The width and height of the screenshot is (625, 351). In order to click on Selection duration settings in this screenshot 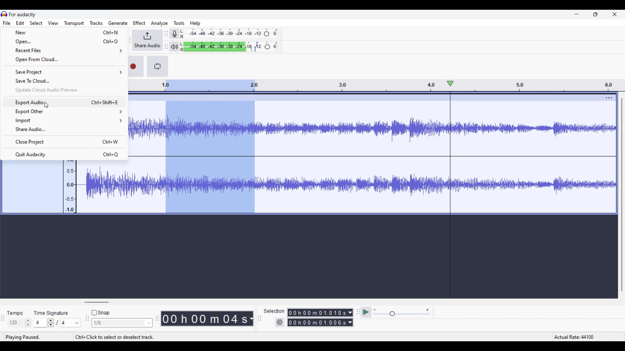, I will do `click(279, 322)`.